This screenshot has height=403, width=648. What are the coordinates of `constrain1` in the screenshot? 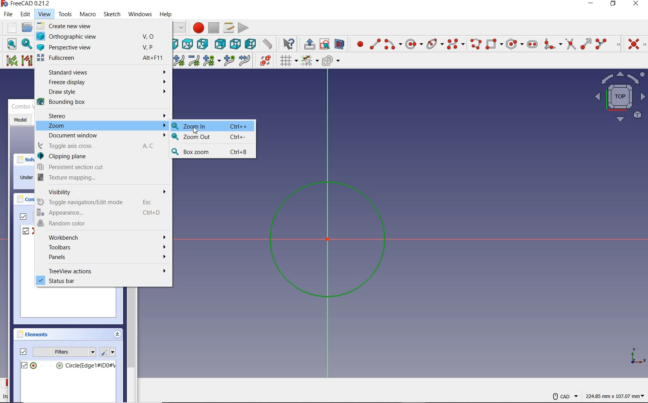 It's located at (27, 230).